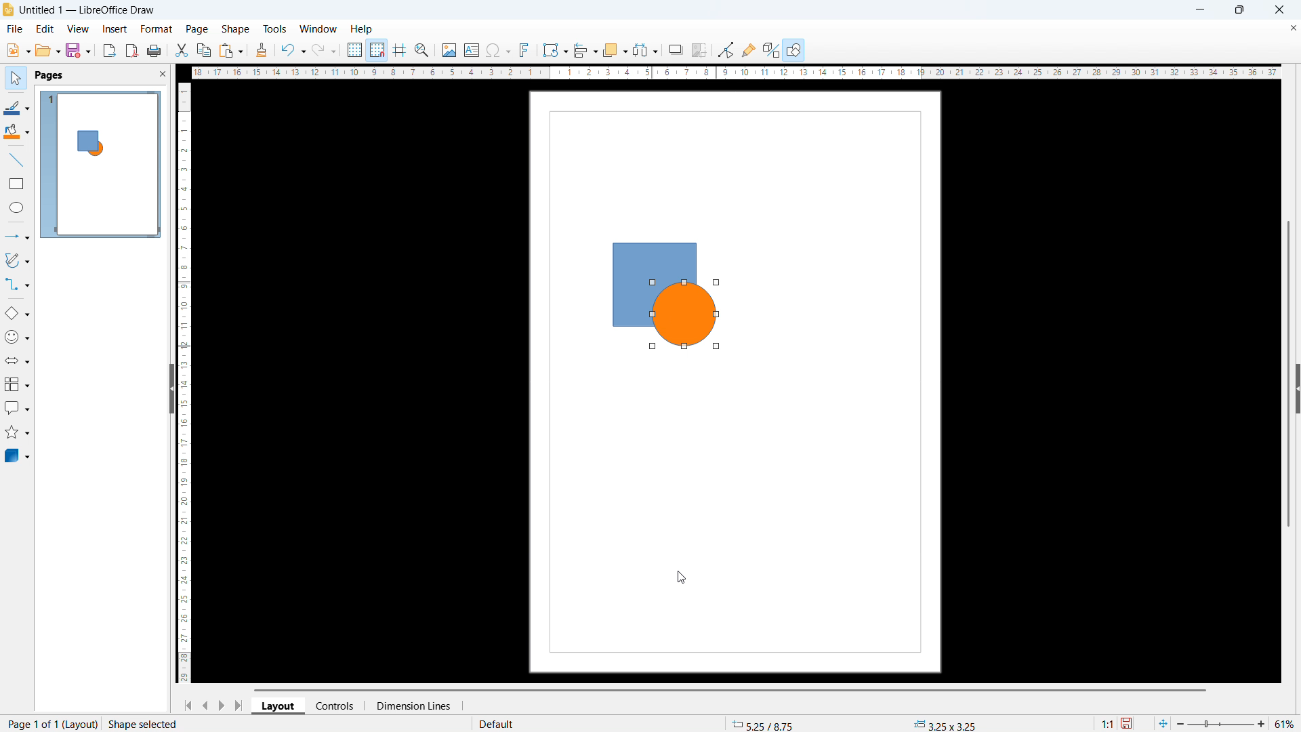 This screenshot has width=1301, height=732. What do you see at coordinates (79, 50) in the screenshot?
I see `save` at bounding box center [79, 50].